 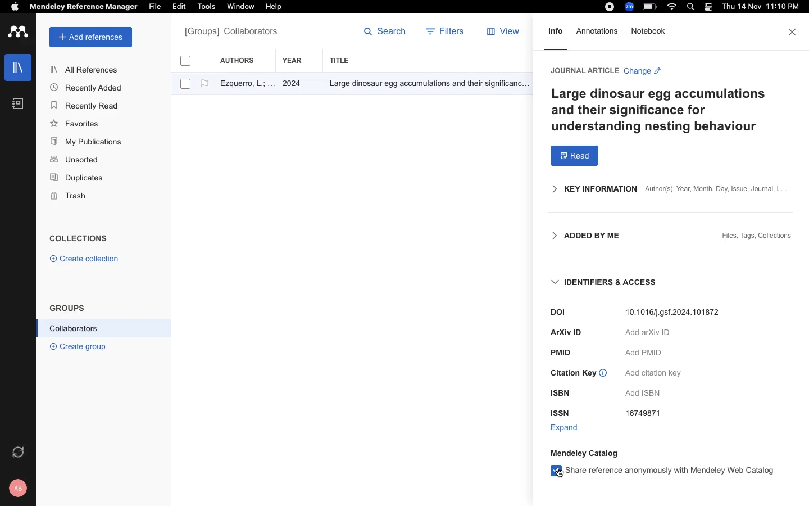 I want to click on filters, so click(x=447, y=33).